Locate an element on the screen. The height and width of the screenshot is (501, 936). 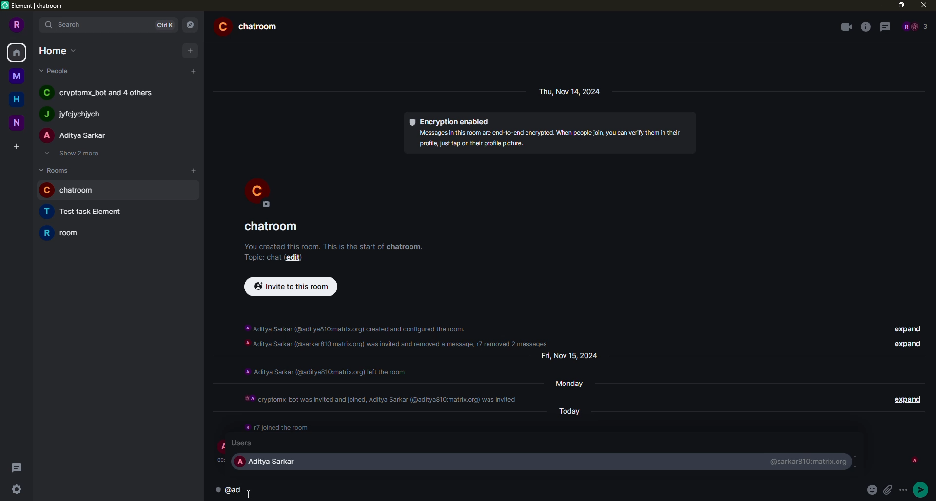
minimize is located at coordinates (877, 5).